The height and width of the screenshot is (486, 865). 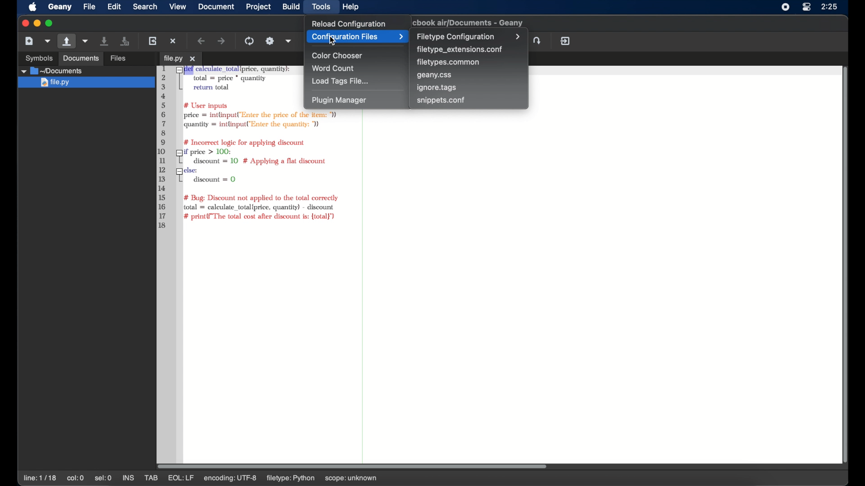 I want to click on load tags file.., so click(x=341, y=81).